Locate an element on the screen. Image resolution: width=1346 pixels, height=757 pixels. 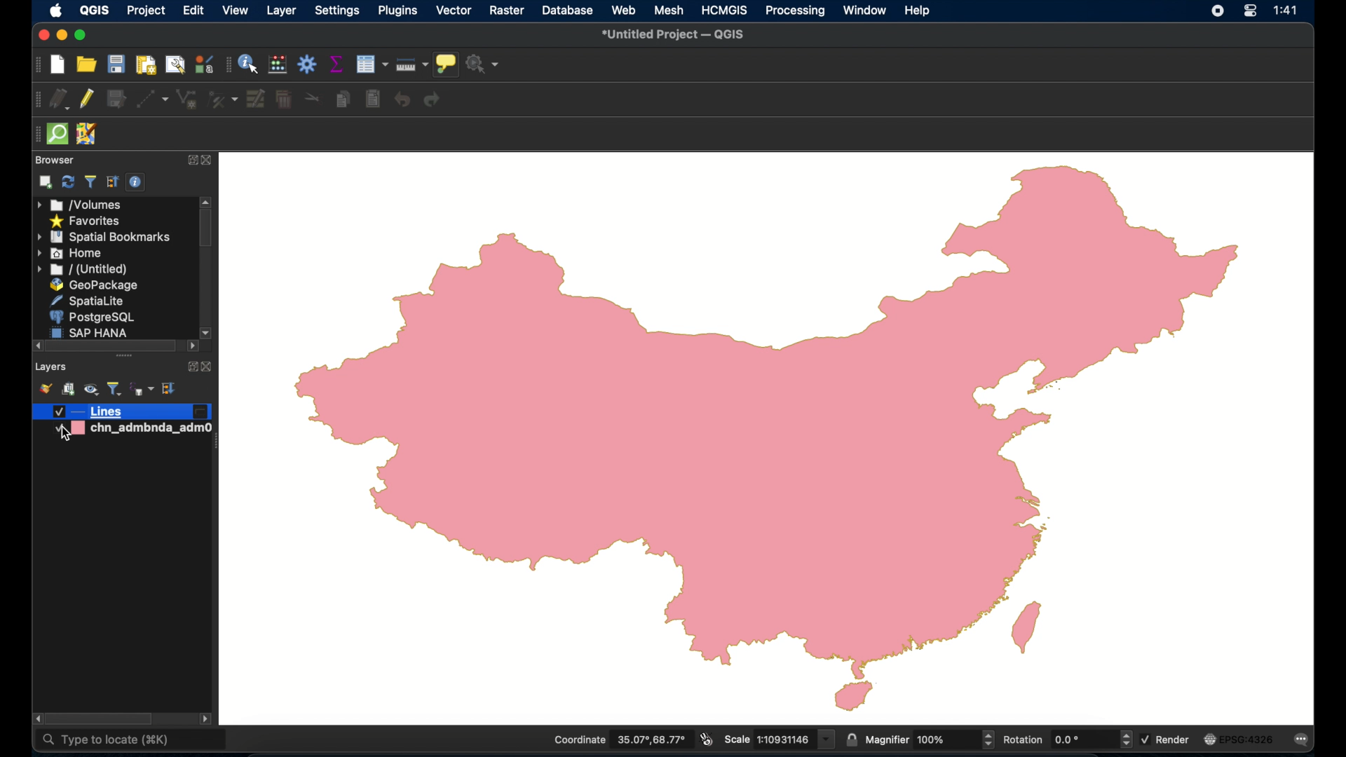
favorites is located at coordinates (88, 222).